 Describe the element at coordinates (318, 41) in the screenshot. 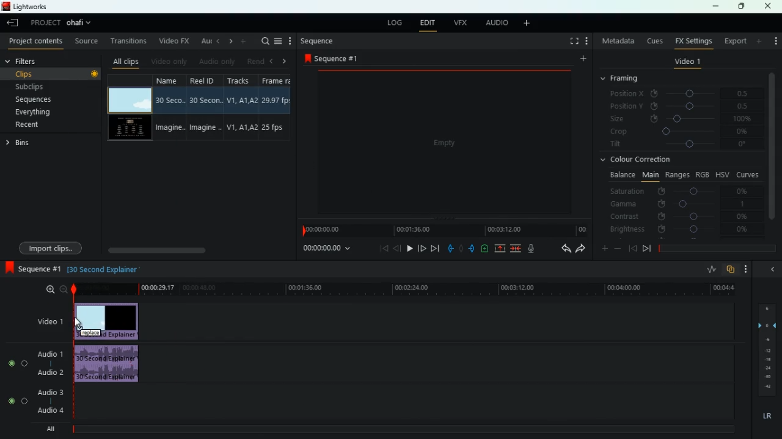

I see `sequence` at that location.